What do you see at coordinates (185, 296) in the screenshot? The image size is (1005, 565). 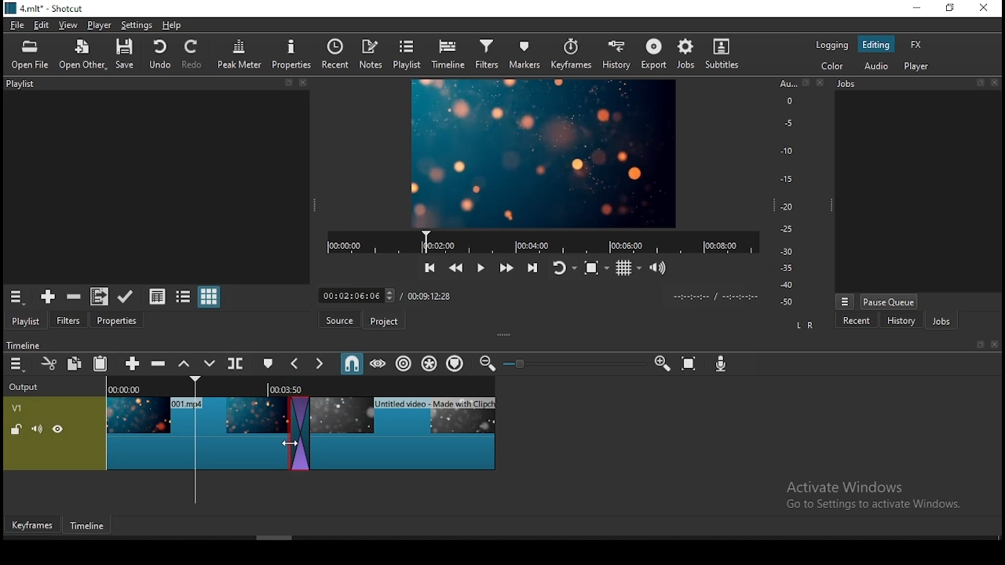 I see `view as list` at bounding box center [185, 296].